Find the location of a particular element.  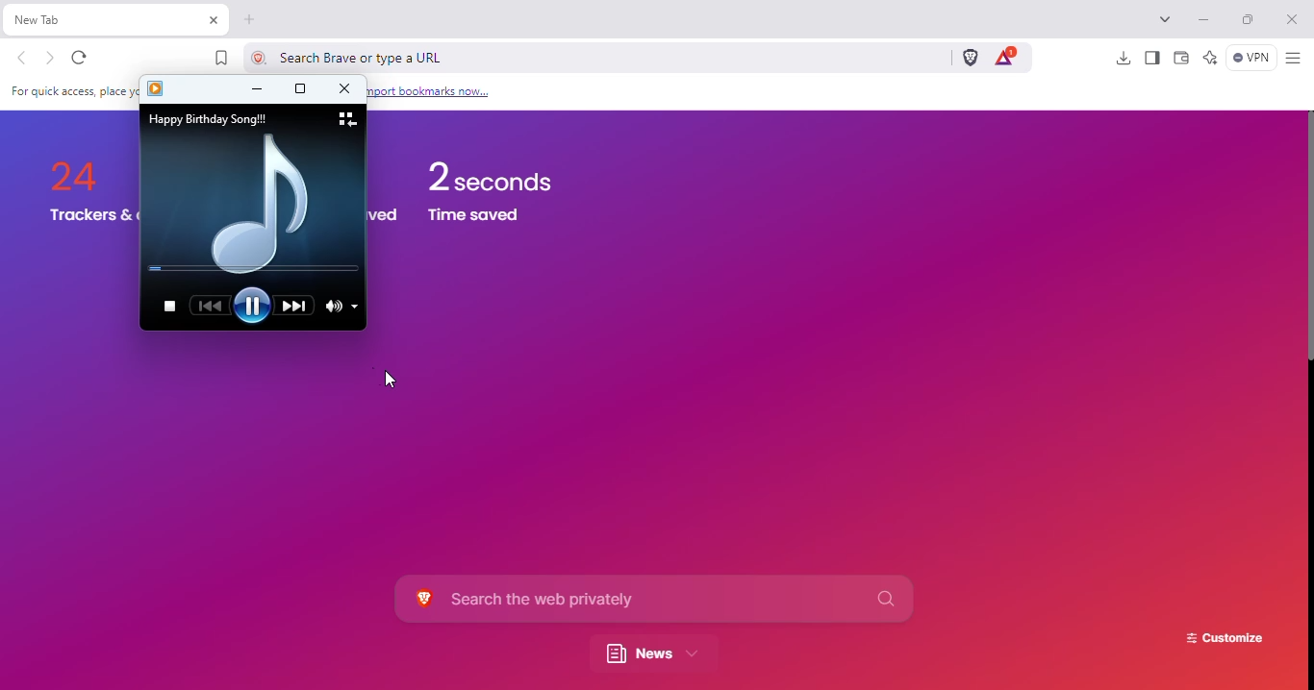

minimize is located at coordinates (1204, 20).